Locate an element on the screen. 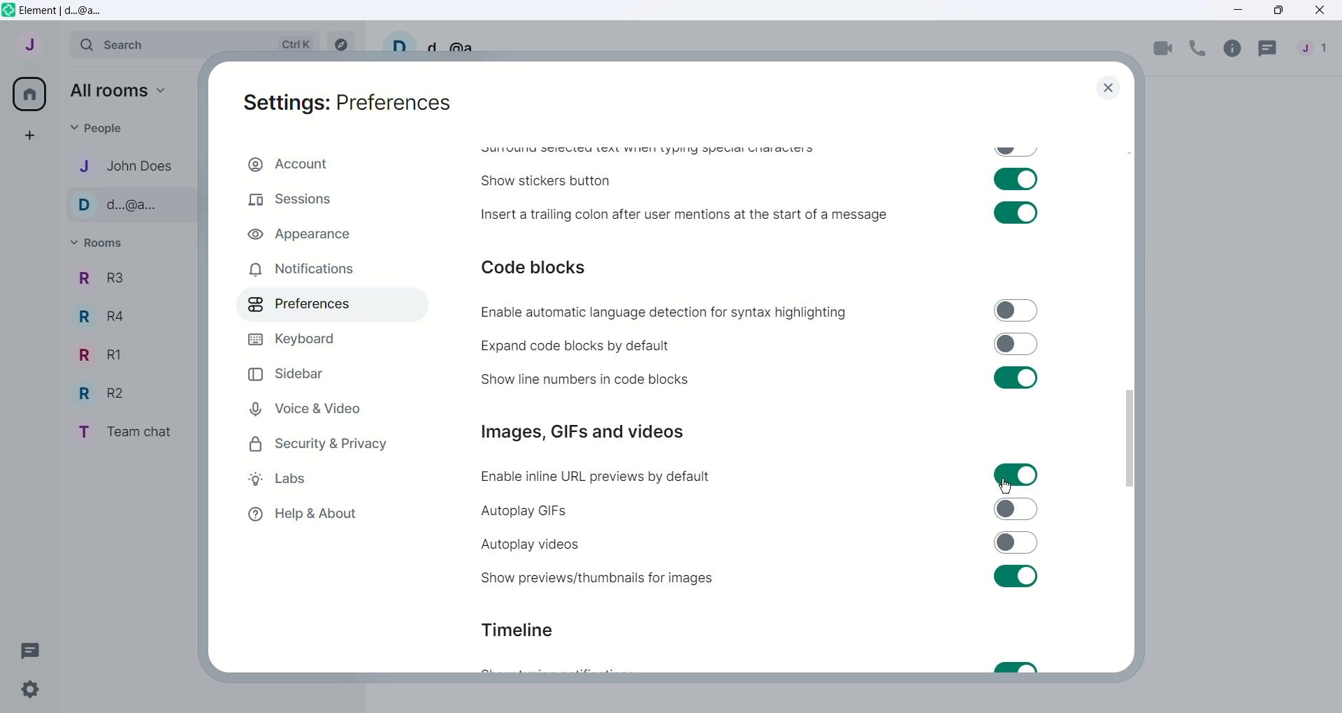 The width and height of the screenshot is (1342, 713). Insert a trailing colon after user mentions at the start of a message is located at coordinates (686, 215).